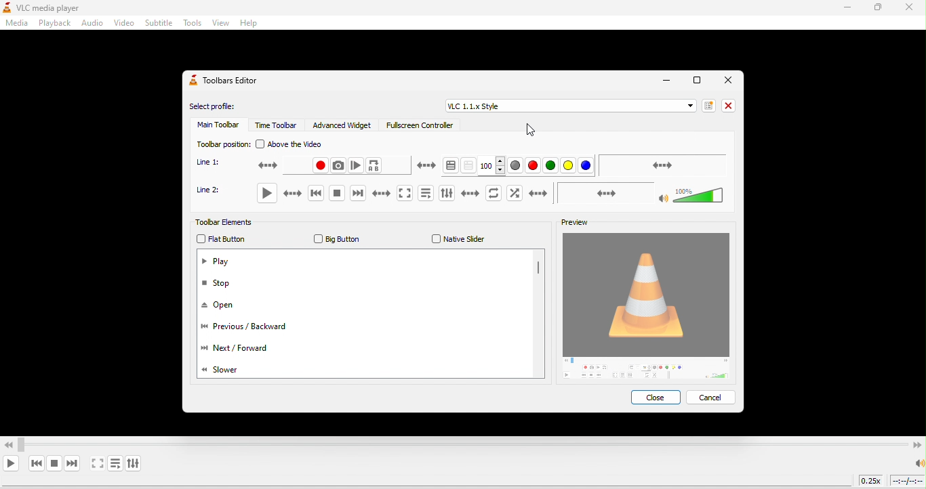 This screenshot has height=489, width=926. What do you see at coordinates (74, 463) in the screenshot?
I see `next media` at bounding box center [74, 463].